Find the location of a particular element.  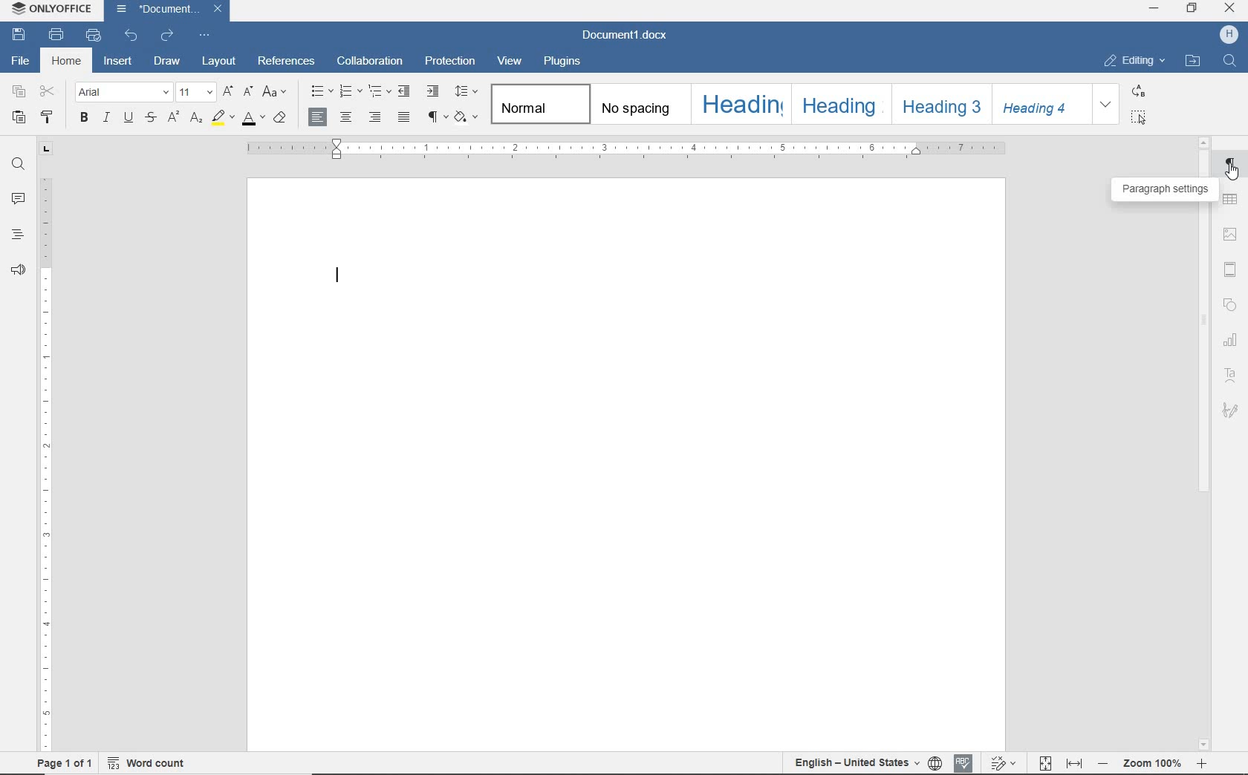

heading3 is located at coordinates (942, 108).